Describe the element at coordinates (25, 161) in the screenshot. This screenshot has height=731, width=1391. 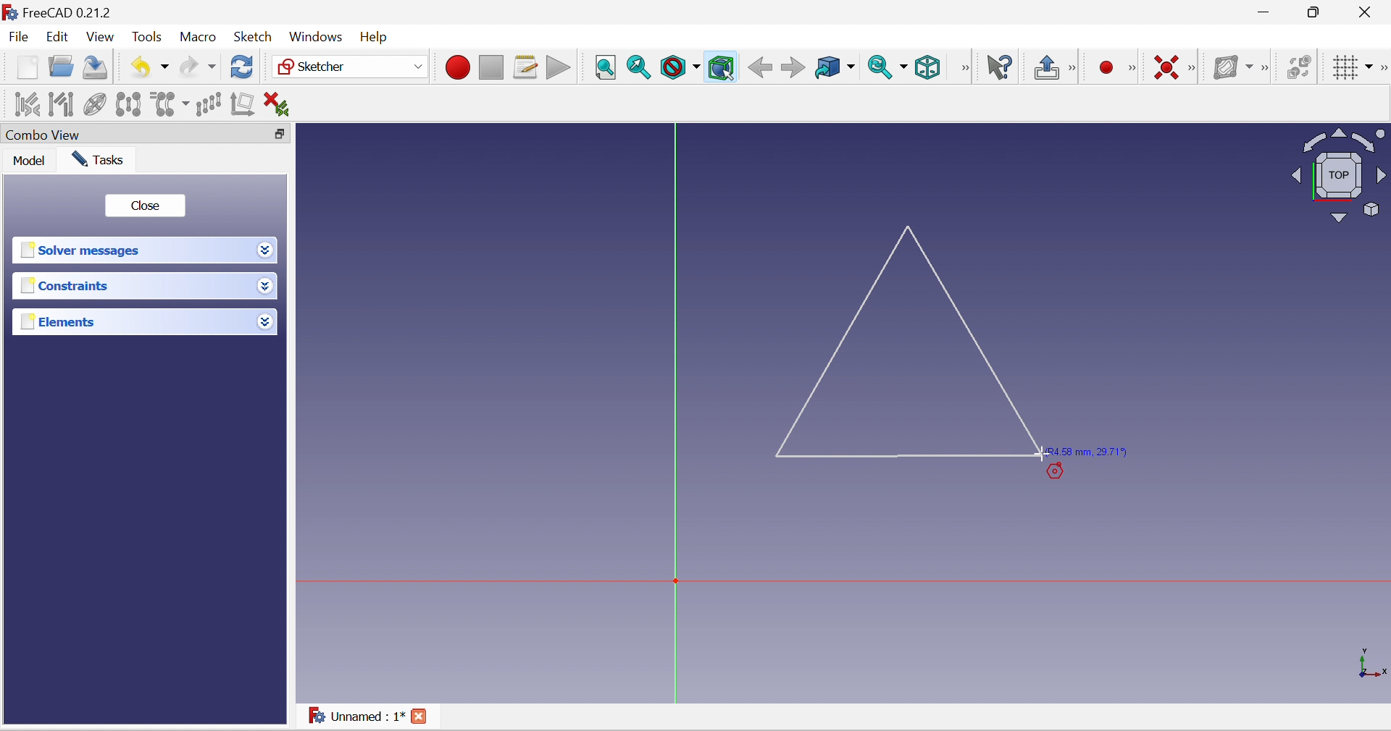
I see `Model` at that location.